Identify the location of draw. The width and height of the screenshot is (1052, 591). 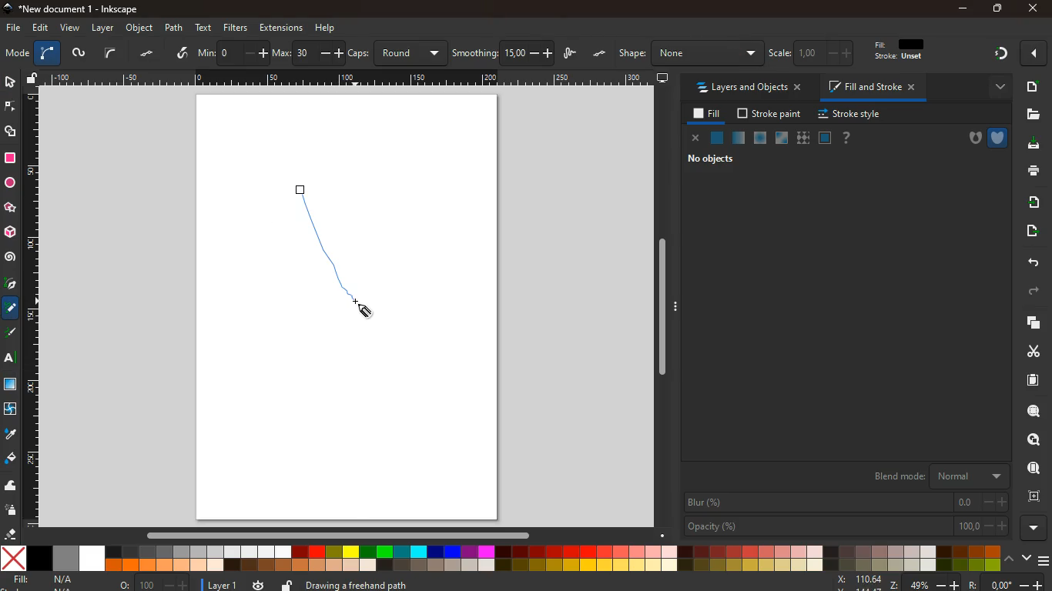
(344, 259).